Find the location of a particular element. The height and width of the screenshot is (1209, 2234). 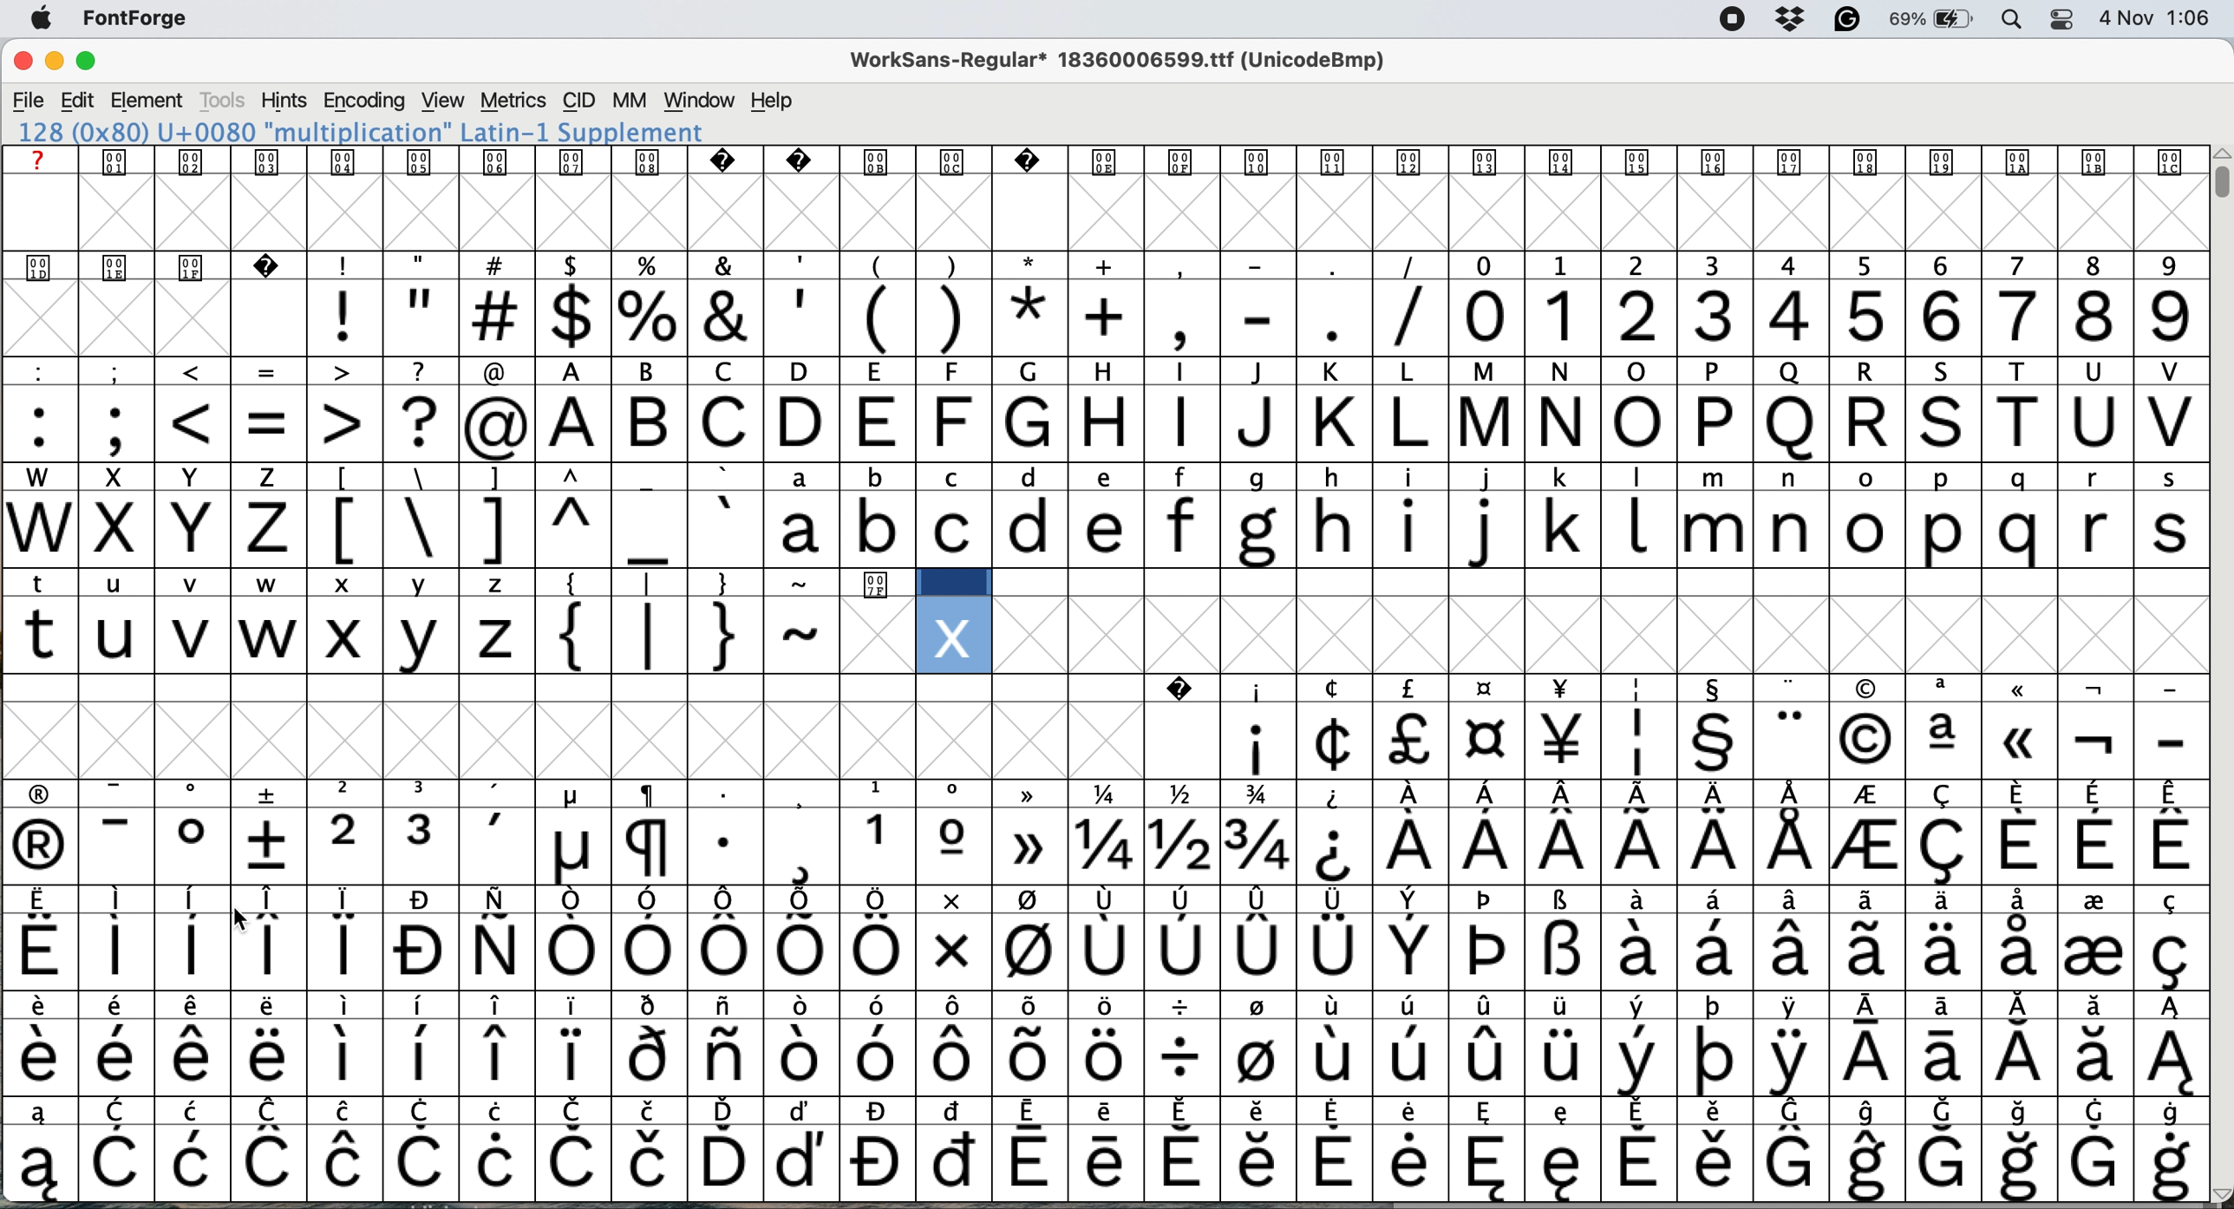

encoding is located at coordinates (363, 101).